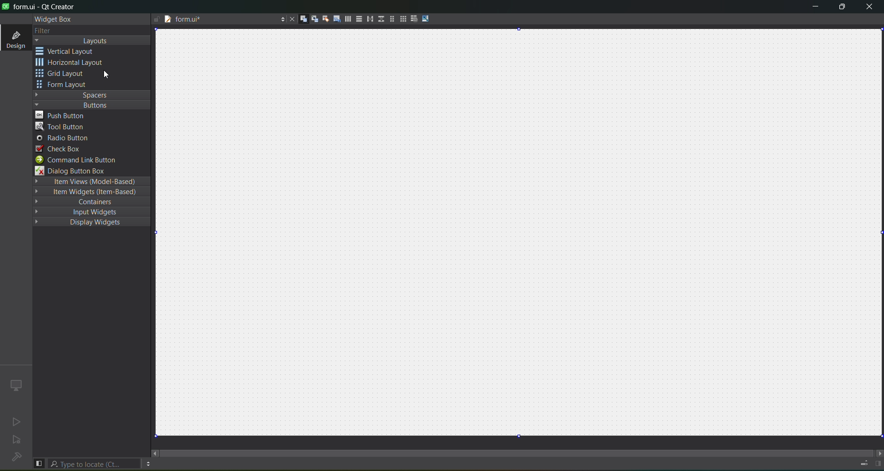  I want to click on layout in a grid, so click(402, 20).